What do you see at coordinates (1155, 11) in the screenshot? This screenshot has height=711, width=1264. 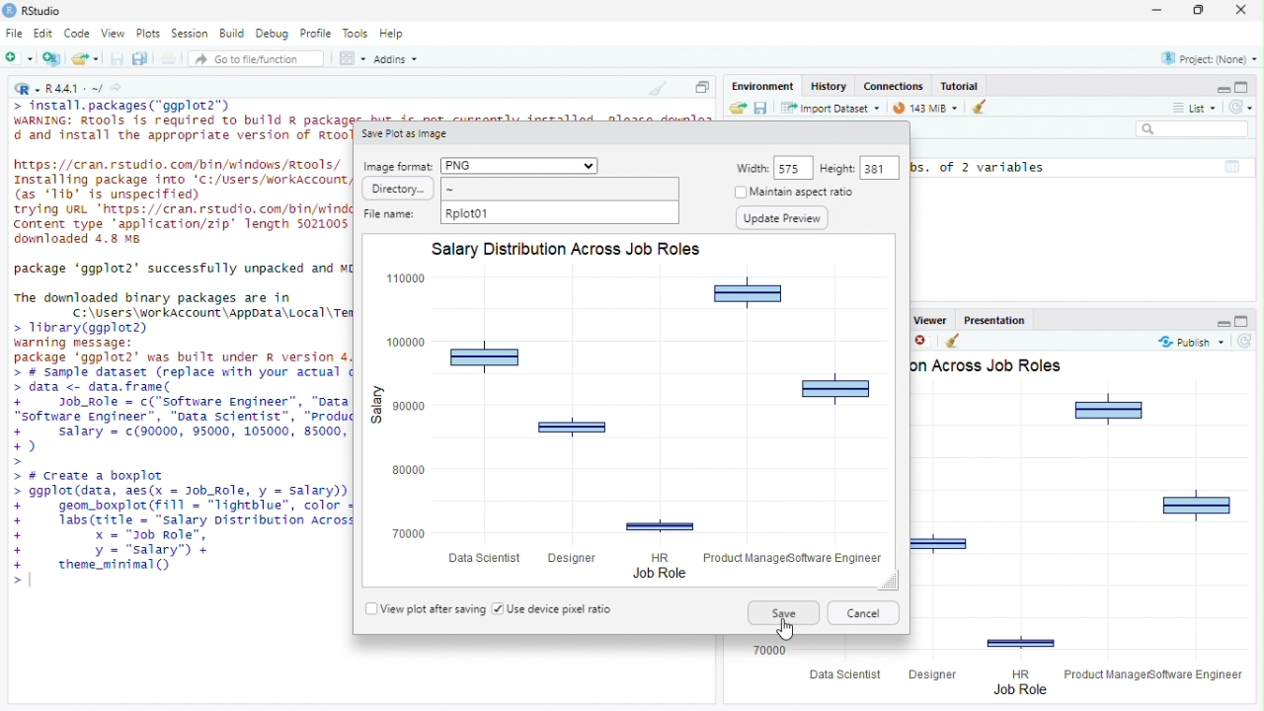 I see `Minimize` at bounding box center [1155, 11].